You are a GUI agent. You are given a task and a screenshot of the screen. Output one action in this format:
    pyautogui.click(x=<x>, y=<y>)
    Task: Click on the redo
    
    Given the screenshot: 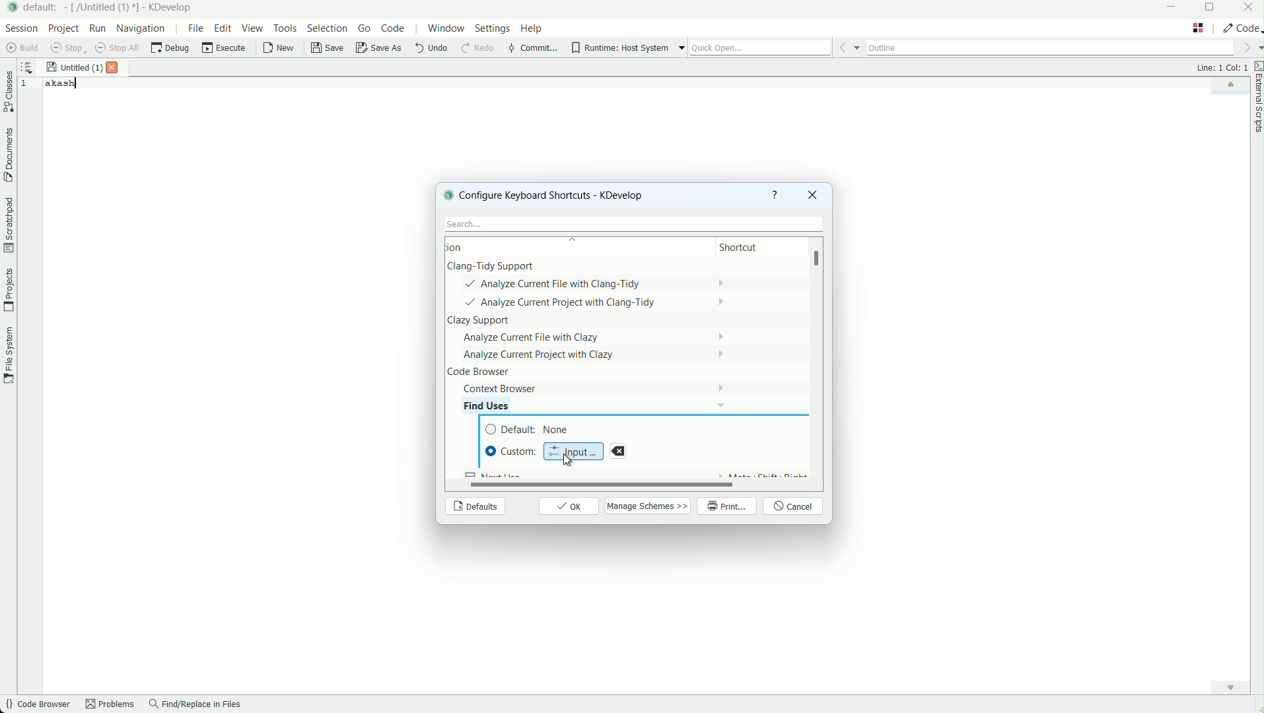 What is the action you would take?
    pyautogui.click(x=476, y=49)
    